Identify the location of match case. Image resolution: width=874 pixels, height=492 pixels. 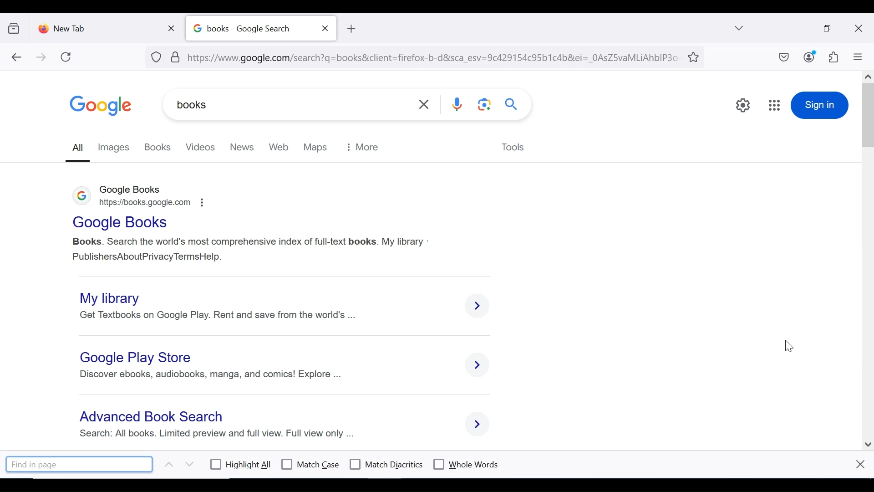
(311, 464).